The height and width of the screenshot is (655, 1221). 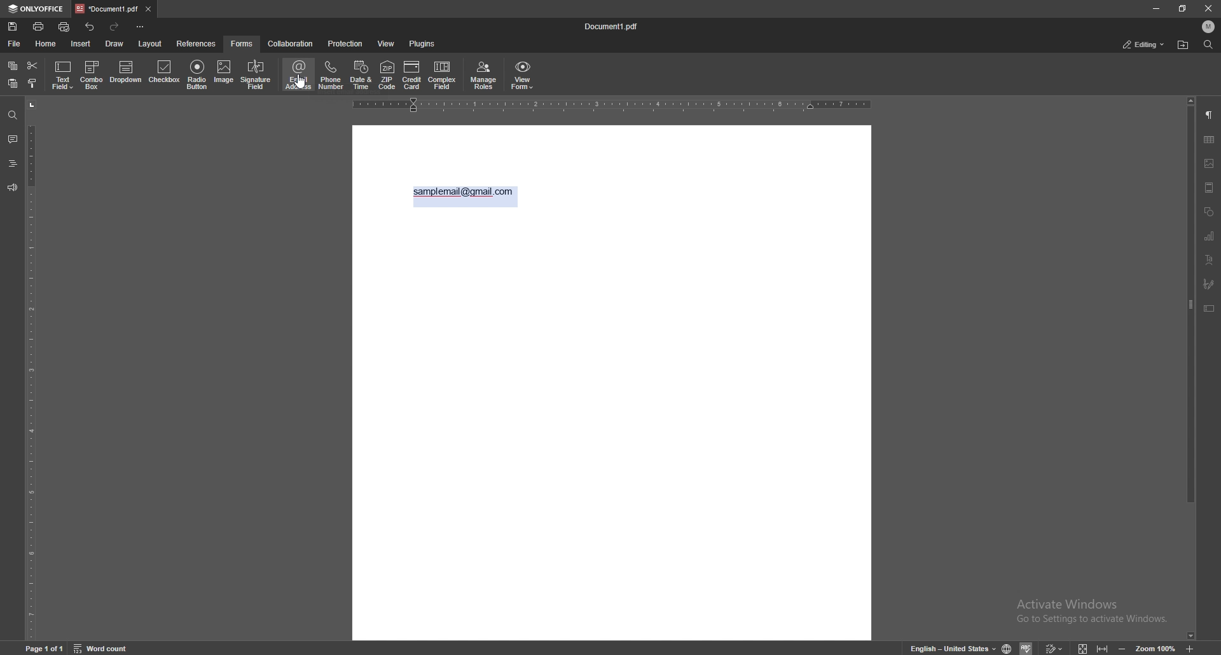 What do you see at coordinates (197, 44) in the screenshot?
I see `references` at bounding box center [197, 44].